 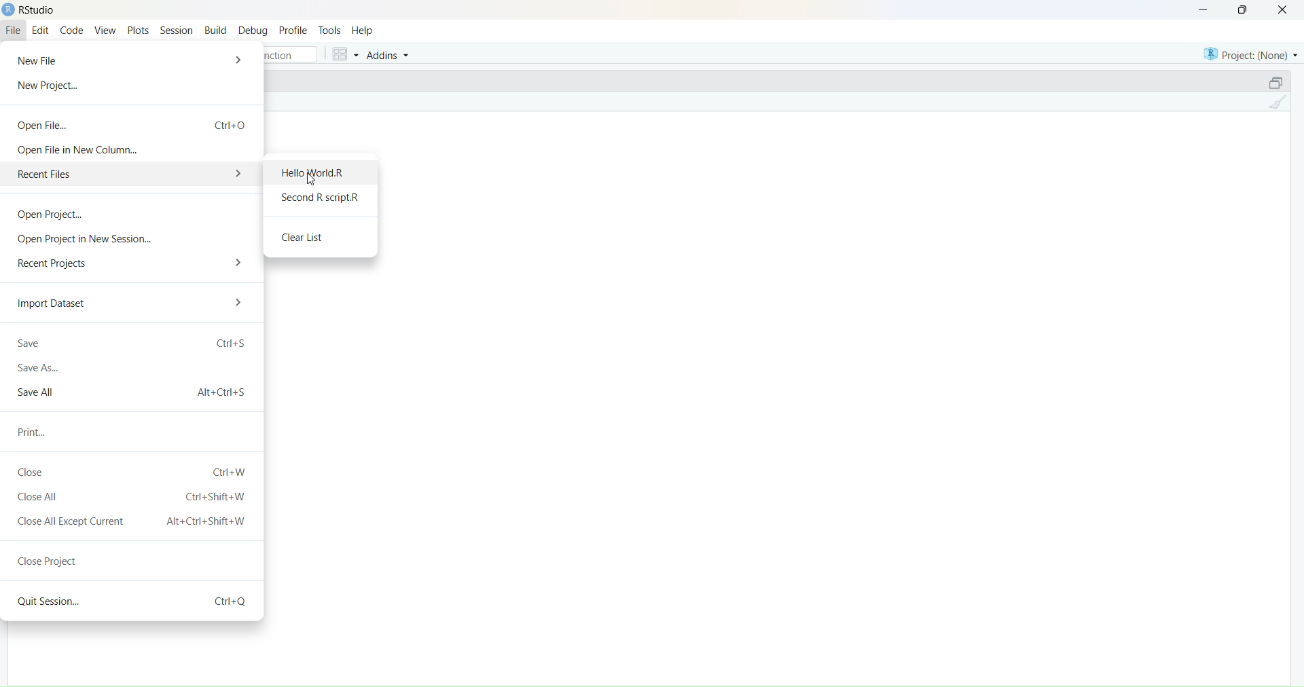 What do you see at coordinates (293, 30) in the screenshot?
I see `Profile` at bounding box center [293, 30].